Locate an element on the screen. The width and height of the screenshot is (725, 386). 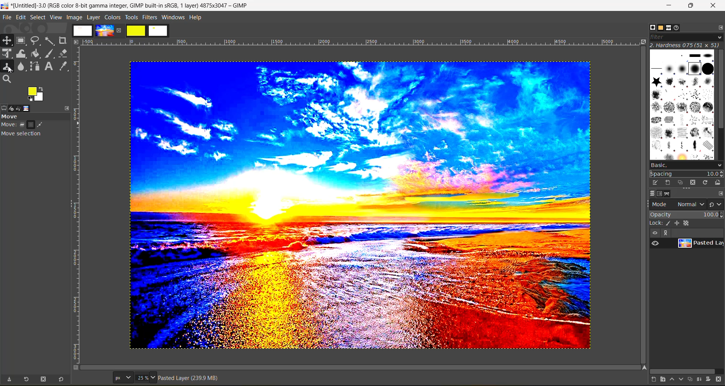
help is located at coordinates (197, 17).